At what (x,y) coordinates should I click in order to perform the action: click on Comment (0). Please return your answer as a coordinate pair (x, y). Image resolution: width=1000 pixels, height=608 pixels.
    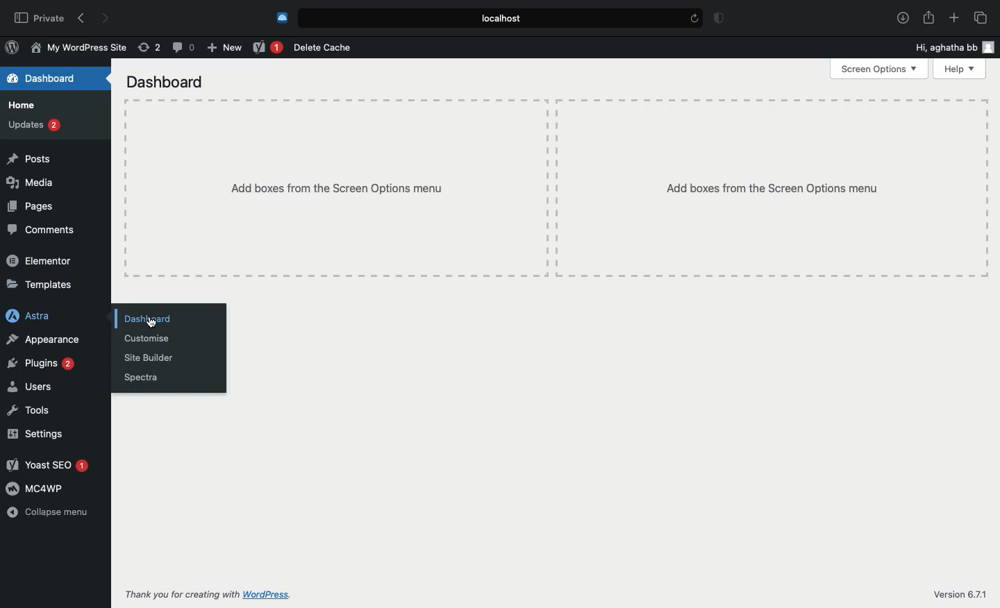
    Looking at the image, I should click on (184, 47).